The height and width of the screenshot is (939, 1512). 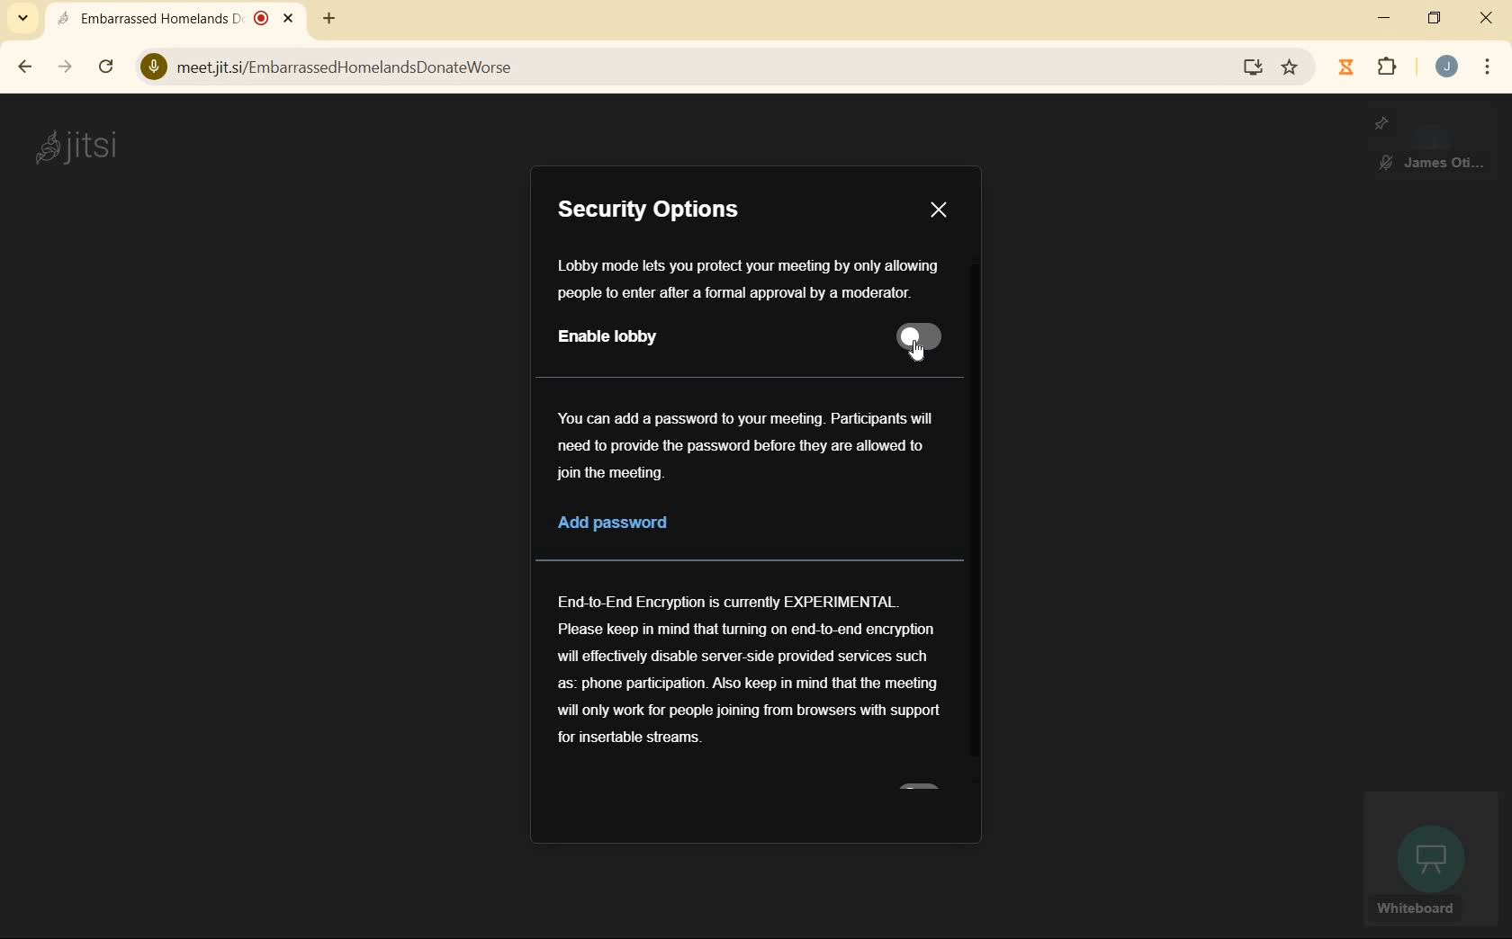 What do you see at coordinates (655, 213) in the screenshot?
I see `SECURITY OPTIONS` at bounding box center [655, 213].